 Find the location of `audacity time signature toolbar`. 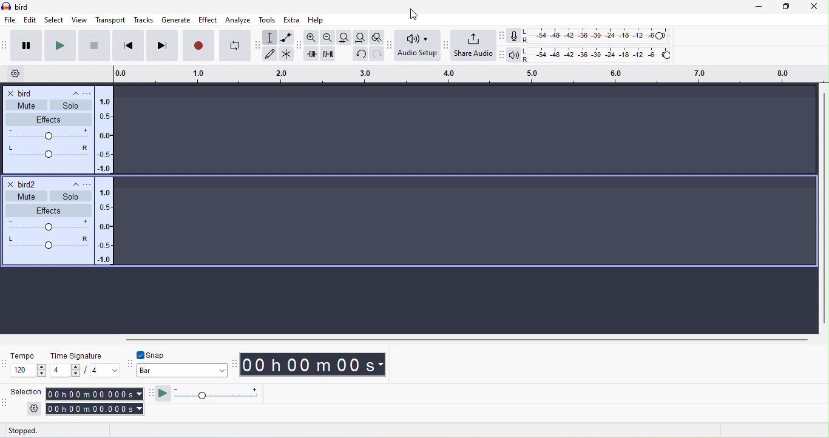

audacity time signature toolbar is located at coordinates (5, 368).